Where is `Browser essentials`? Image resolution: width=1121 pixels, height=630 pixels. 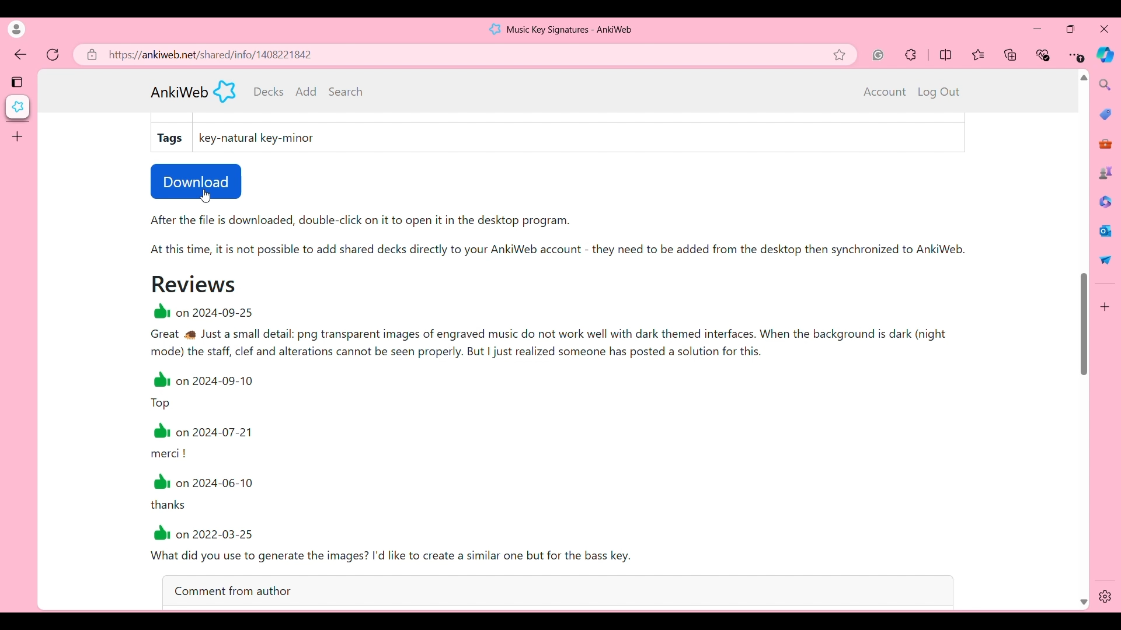
Browser essentials is located at coordinates (1044, 55).